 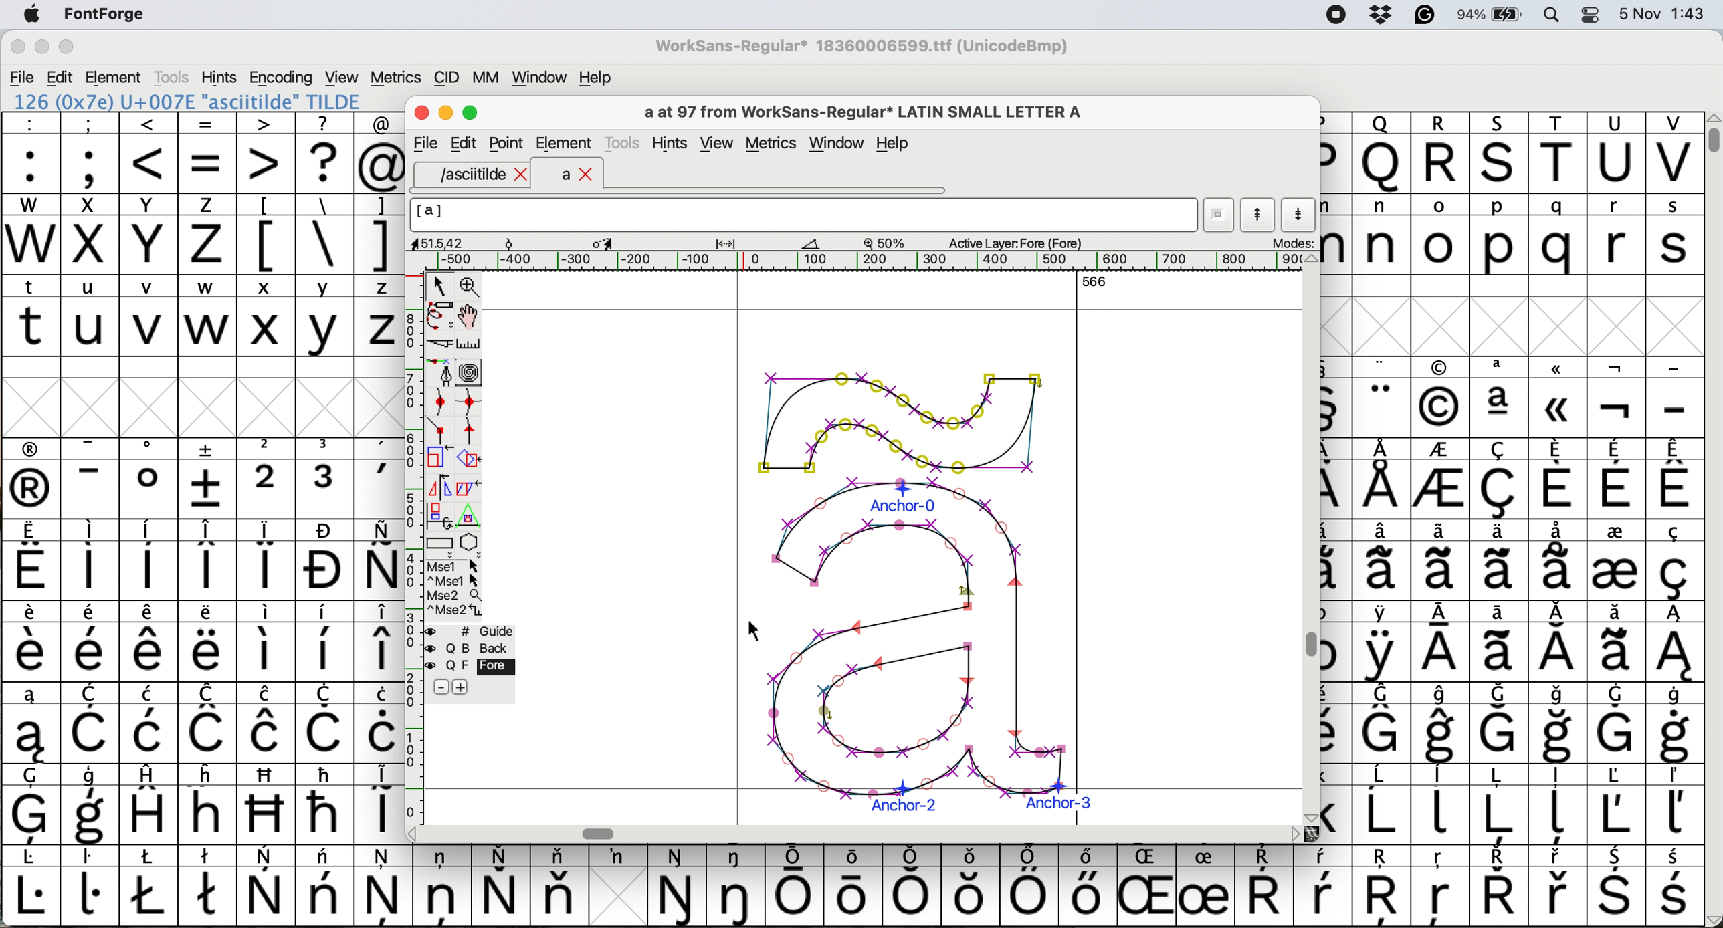 What do you see at coordinates (564, 143) in the screenshot?
I see `element` at bounding box center [564, 143].